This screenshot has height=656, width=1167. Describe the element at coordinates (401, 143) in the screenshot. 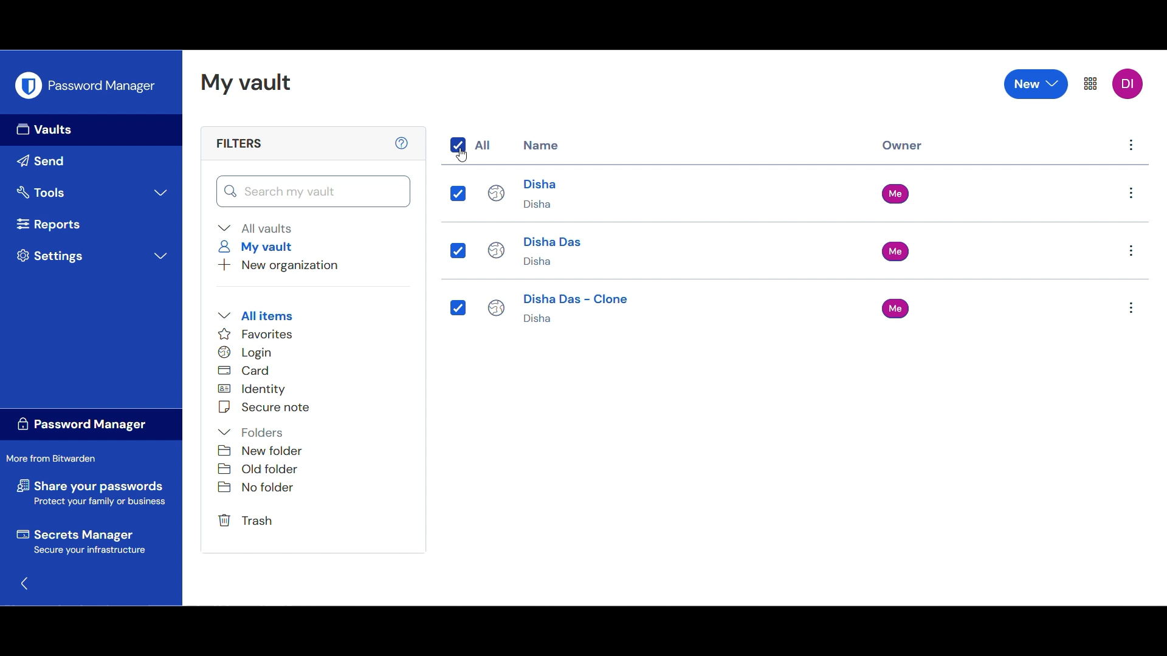

I see `Learn more` at that location.